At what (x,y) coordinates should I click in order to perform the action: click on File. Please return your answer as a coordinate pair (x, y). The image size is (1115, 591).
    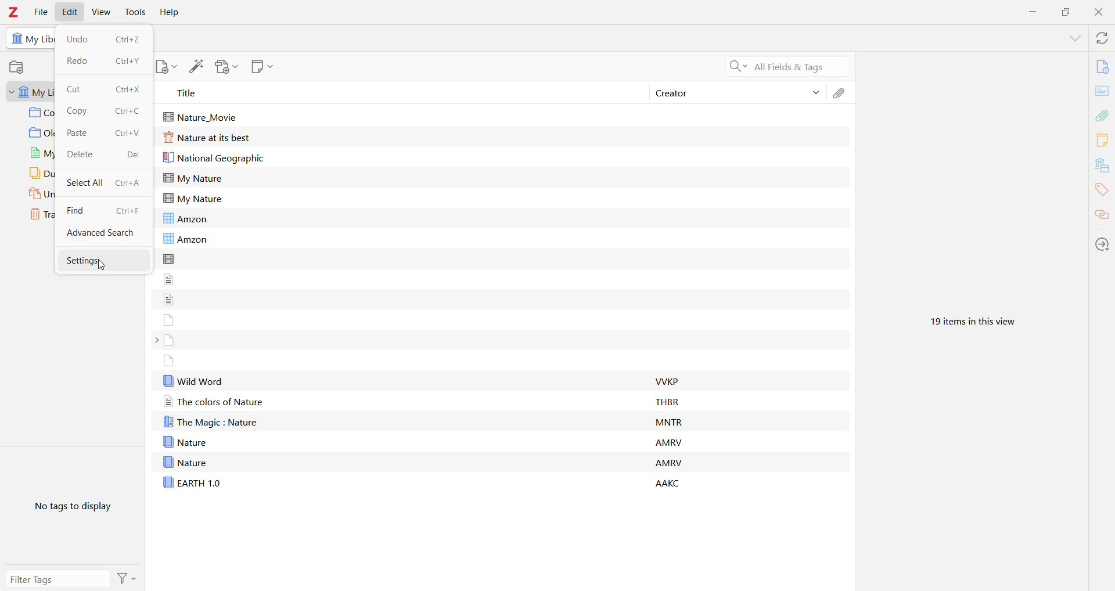
    Looking at the image, I should click on (41, 12).